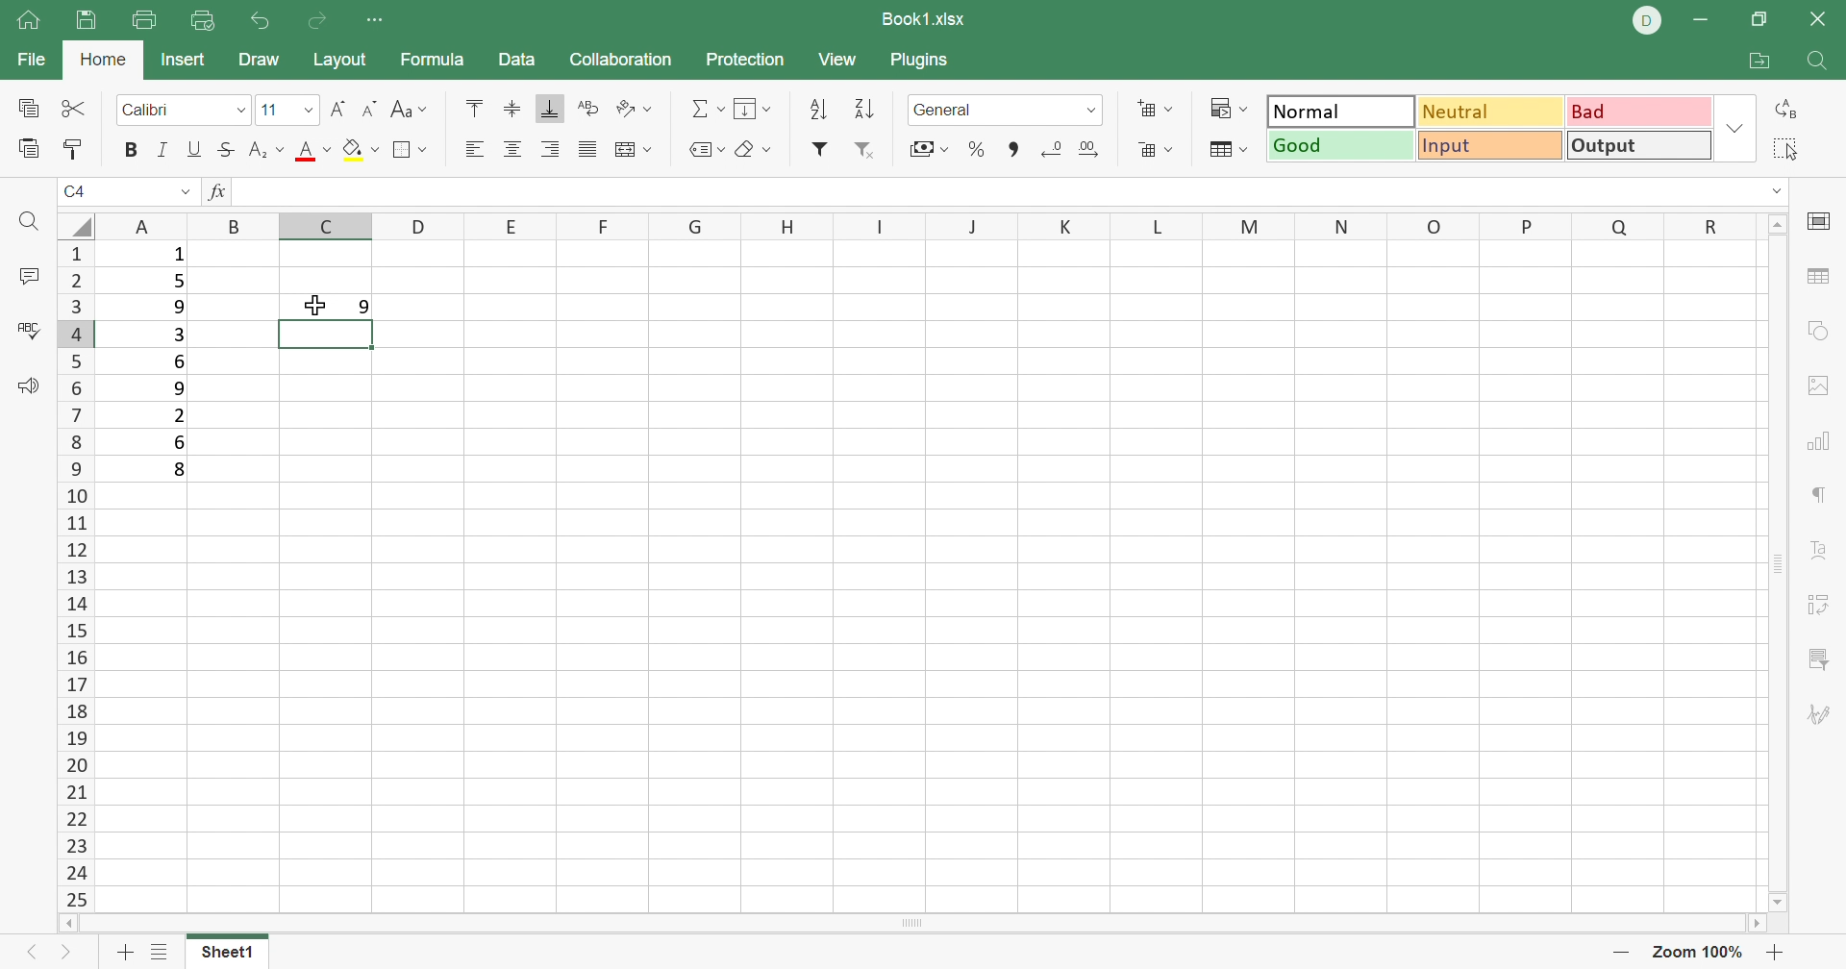 The height and width of the screenshot is (969, 1846). Describe the element at coordinates (169, 147) in the screenshot. I see `Italic` at that location.